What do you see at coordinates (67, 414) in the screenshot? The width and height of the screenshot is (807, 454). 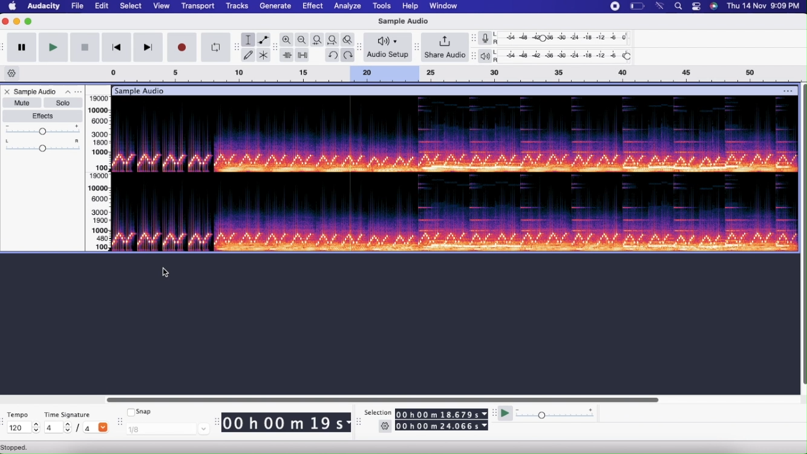 I see `Time Signature` at bounding box center [67, 414].